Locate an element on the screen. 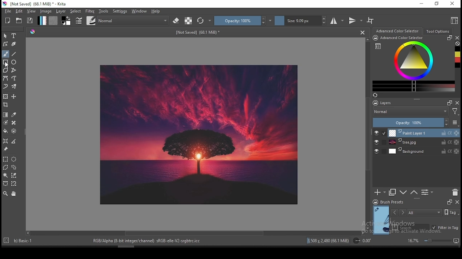 The image size is (462, 259). set eraser mode is located at coordinates (177, 20).